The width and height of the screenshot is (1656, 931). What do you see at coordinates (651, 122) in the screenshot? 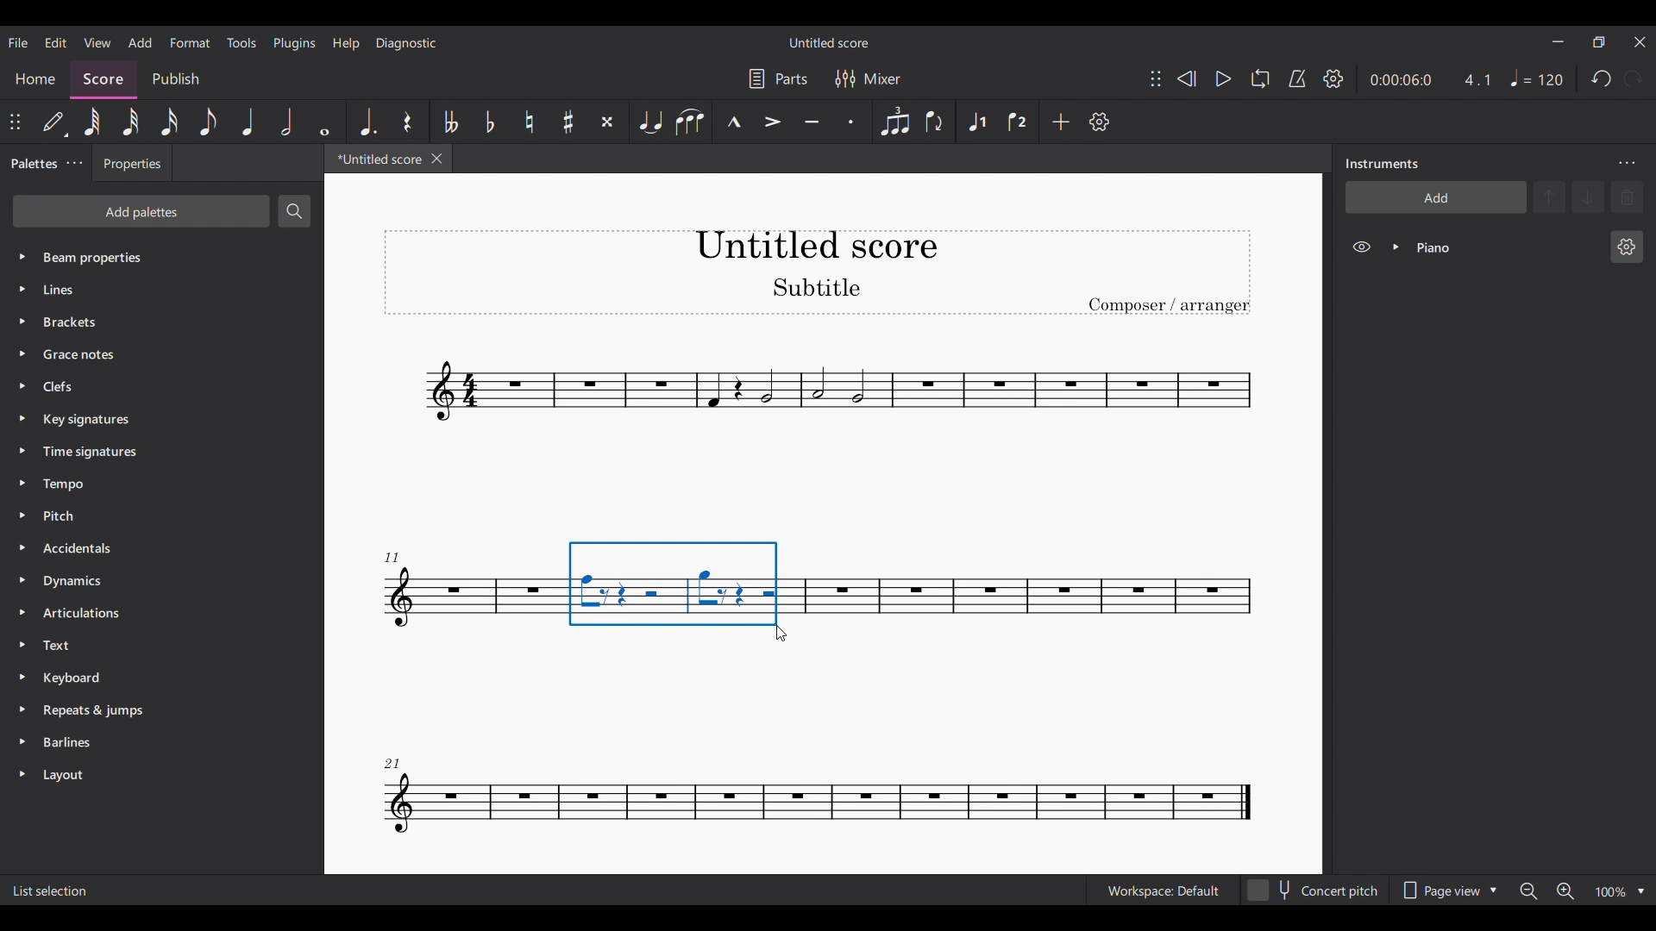
I see `Tie` at bounding box center [651, 122].